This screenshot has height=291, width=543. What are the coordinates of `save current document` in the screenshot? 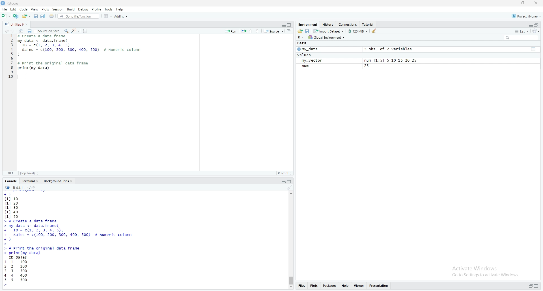 It's located at (30, 31).